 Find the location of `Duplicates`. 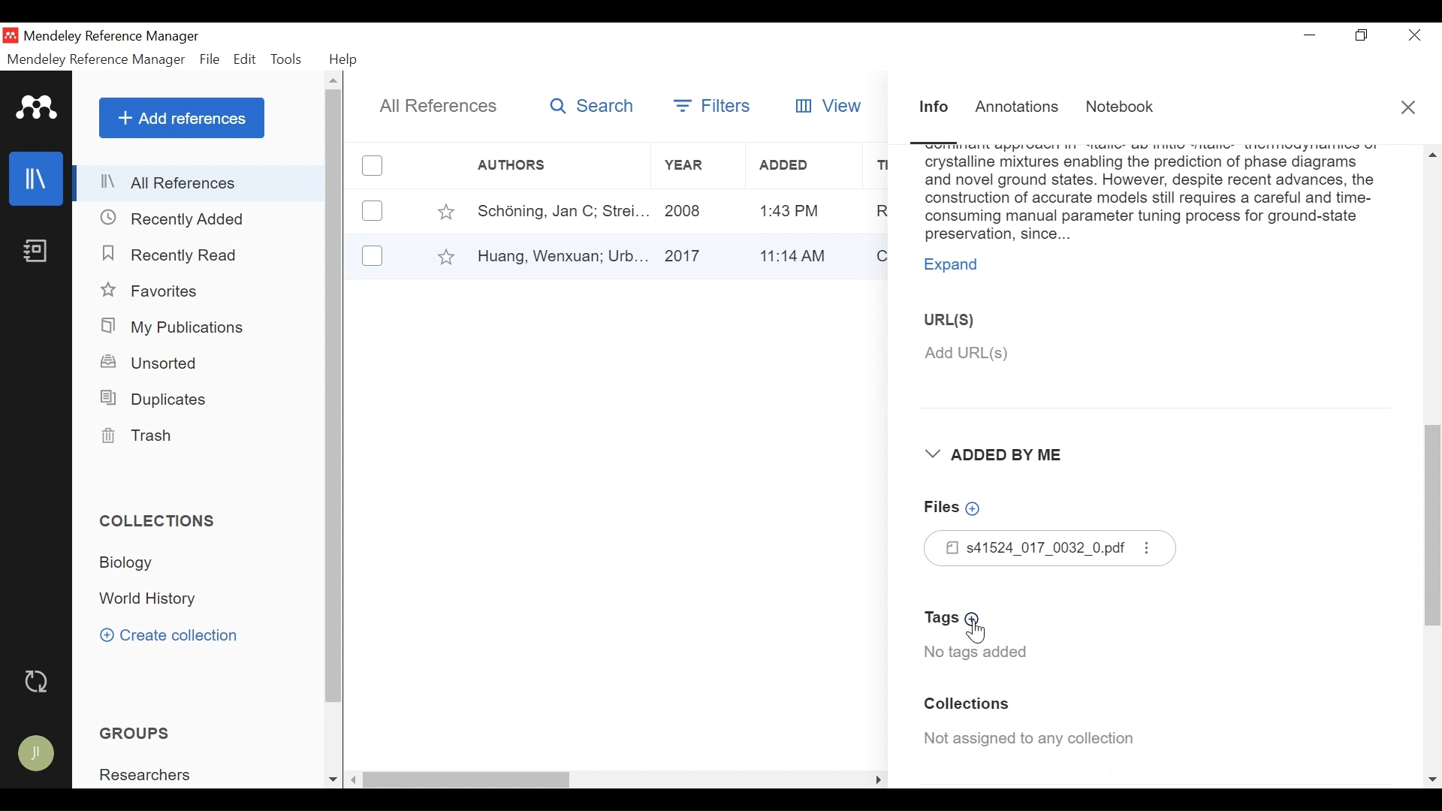

Duplicates is located at coordinates (152, 399).